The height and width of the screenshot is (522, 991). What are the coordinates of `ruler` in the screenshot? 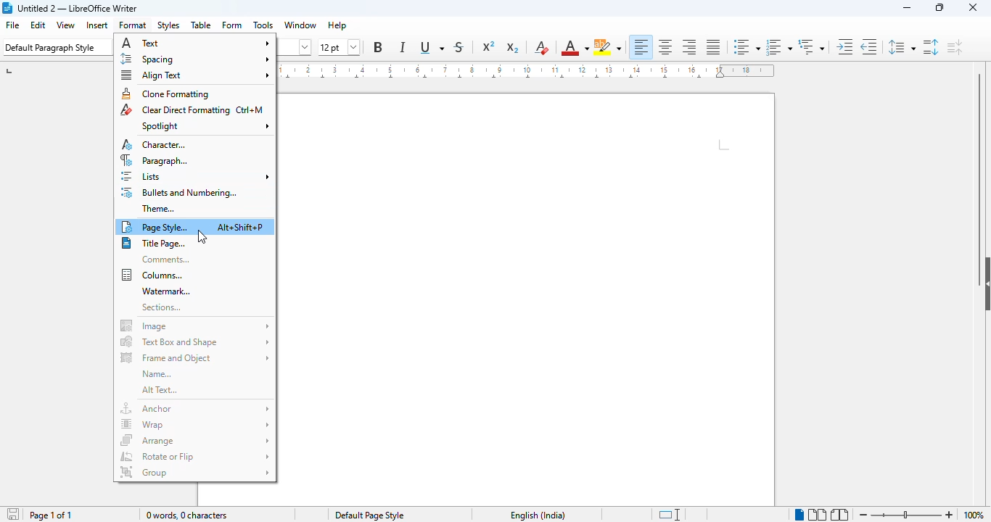 It's located at (532, 72).